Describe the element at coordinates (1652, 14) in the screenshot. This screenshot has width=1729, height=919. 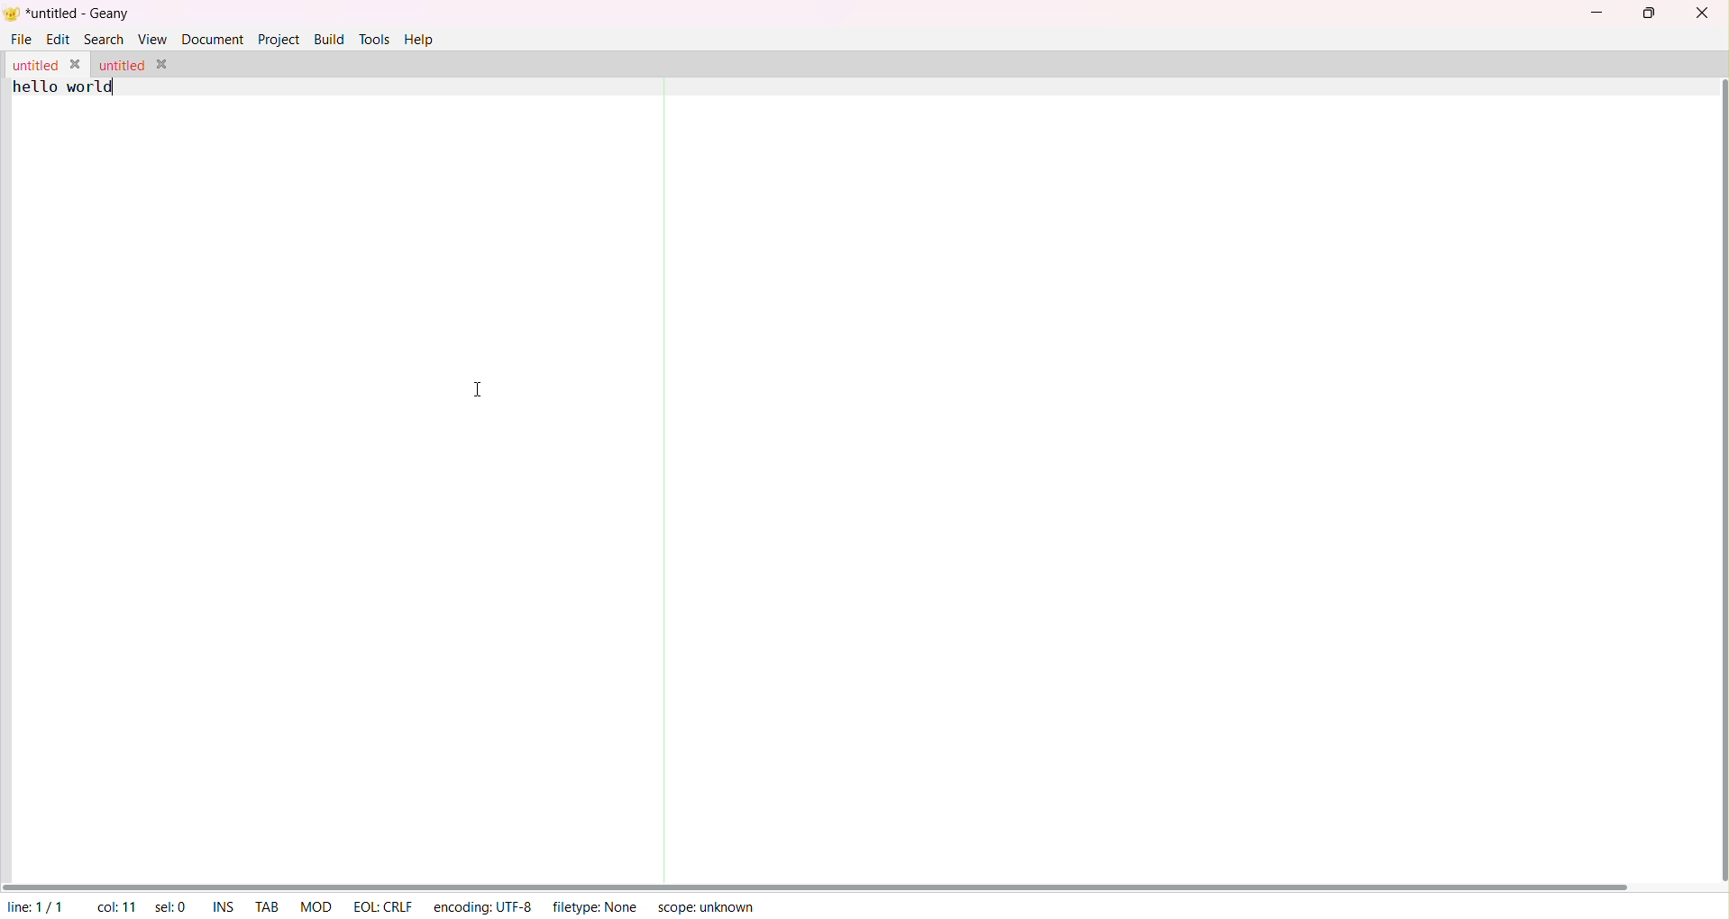
I see `maximize` at that location.